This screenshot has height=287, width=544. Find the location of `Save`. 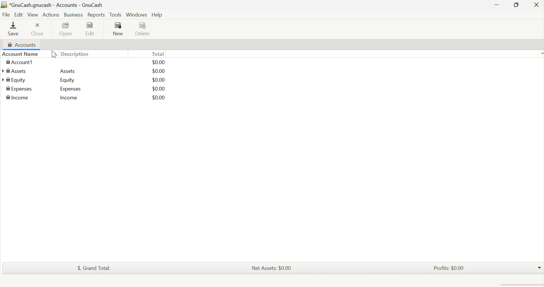

Save is located at coordinates (15, 29).